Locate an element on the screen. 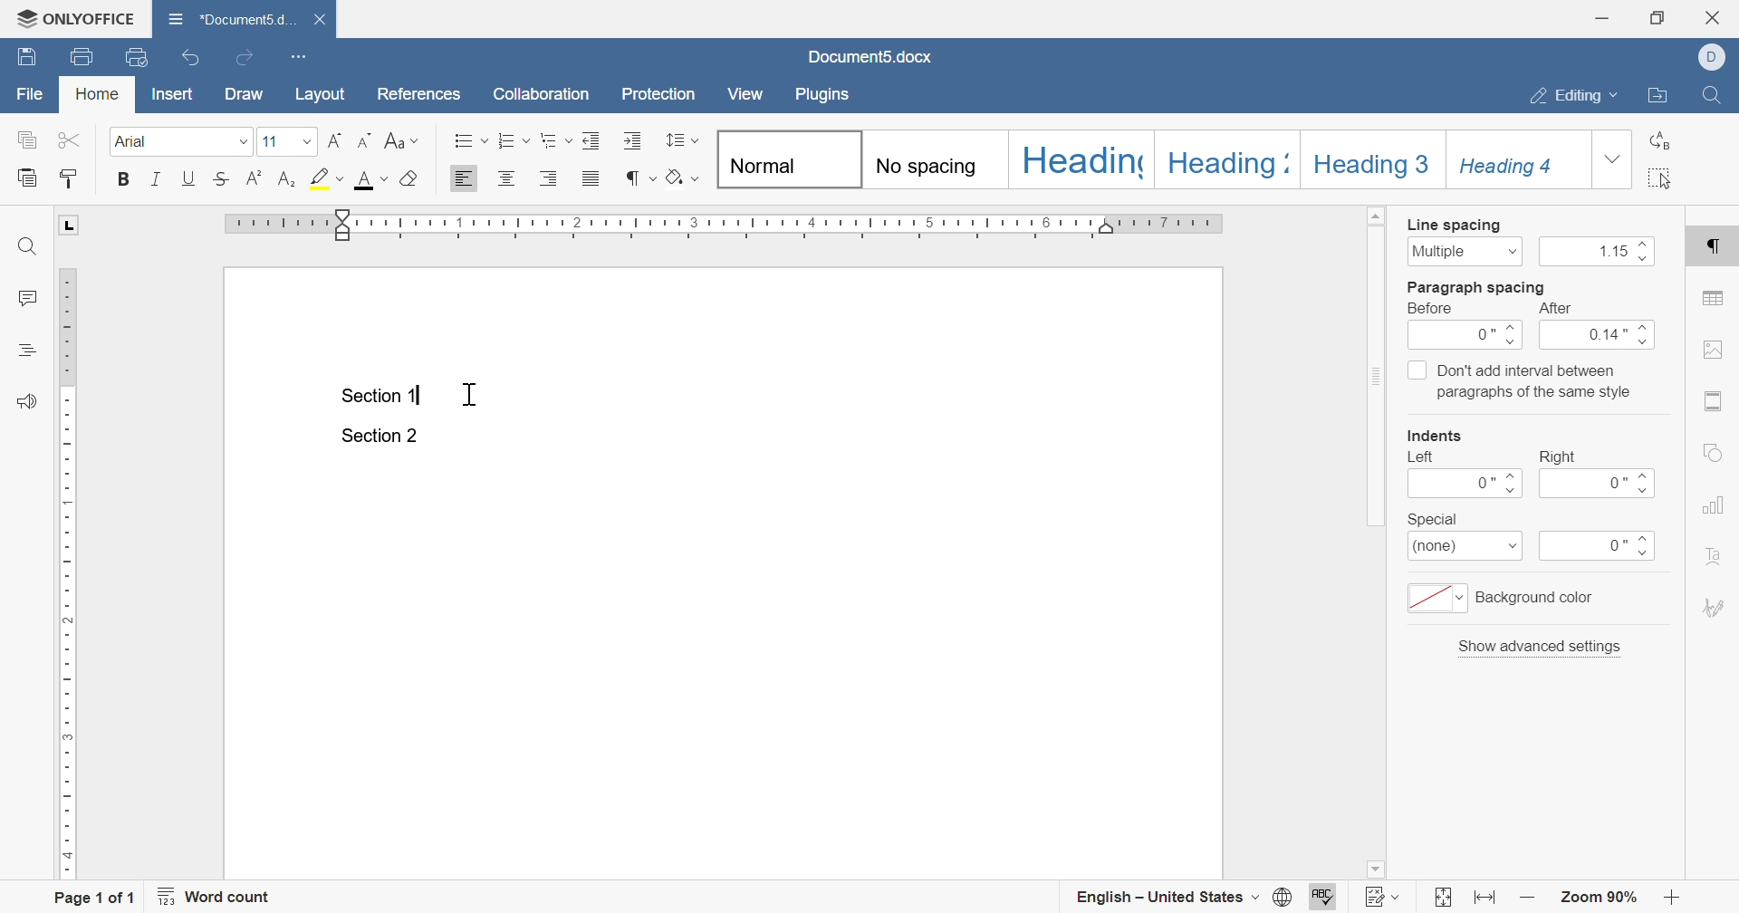 The width and height of the screenshot is (1739, 913). track changes is located at coordinates (1384, 896).